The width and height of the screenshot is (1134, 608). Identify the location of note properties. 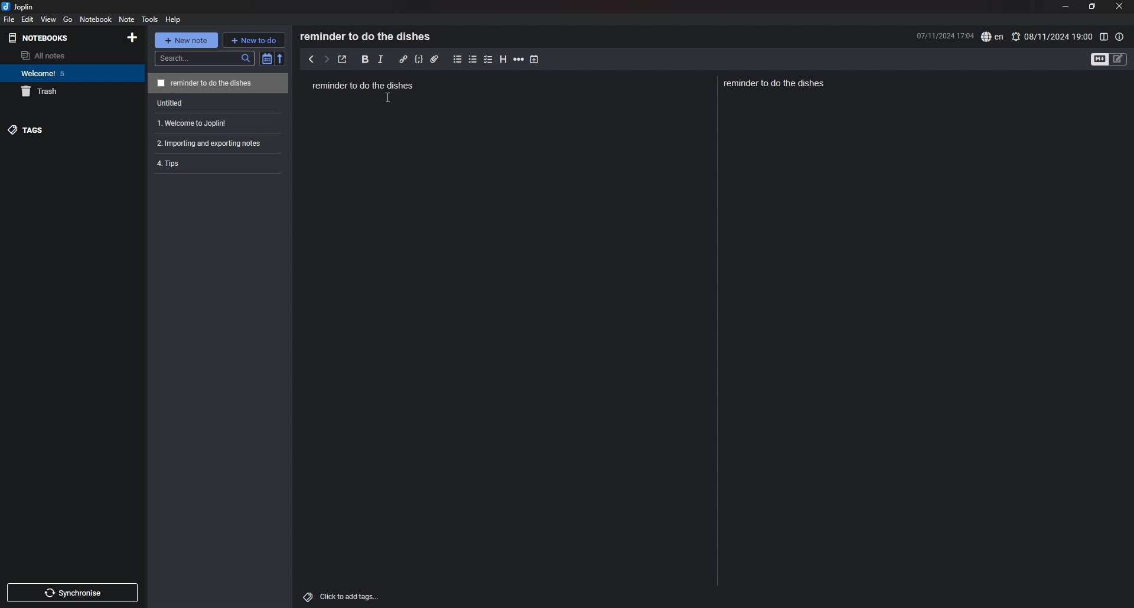
(1120, 37).